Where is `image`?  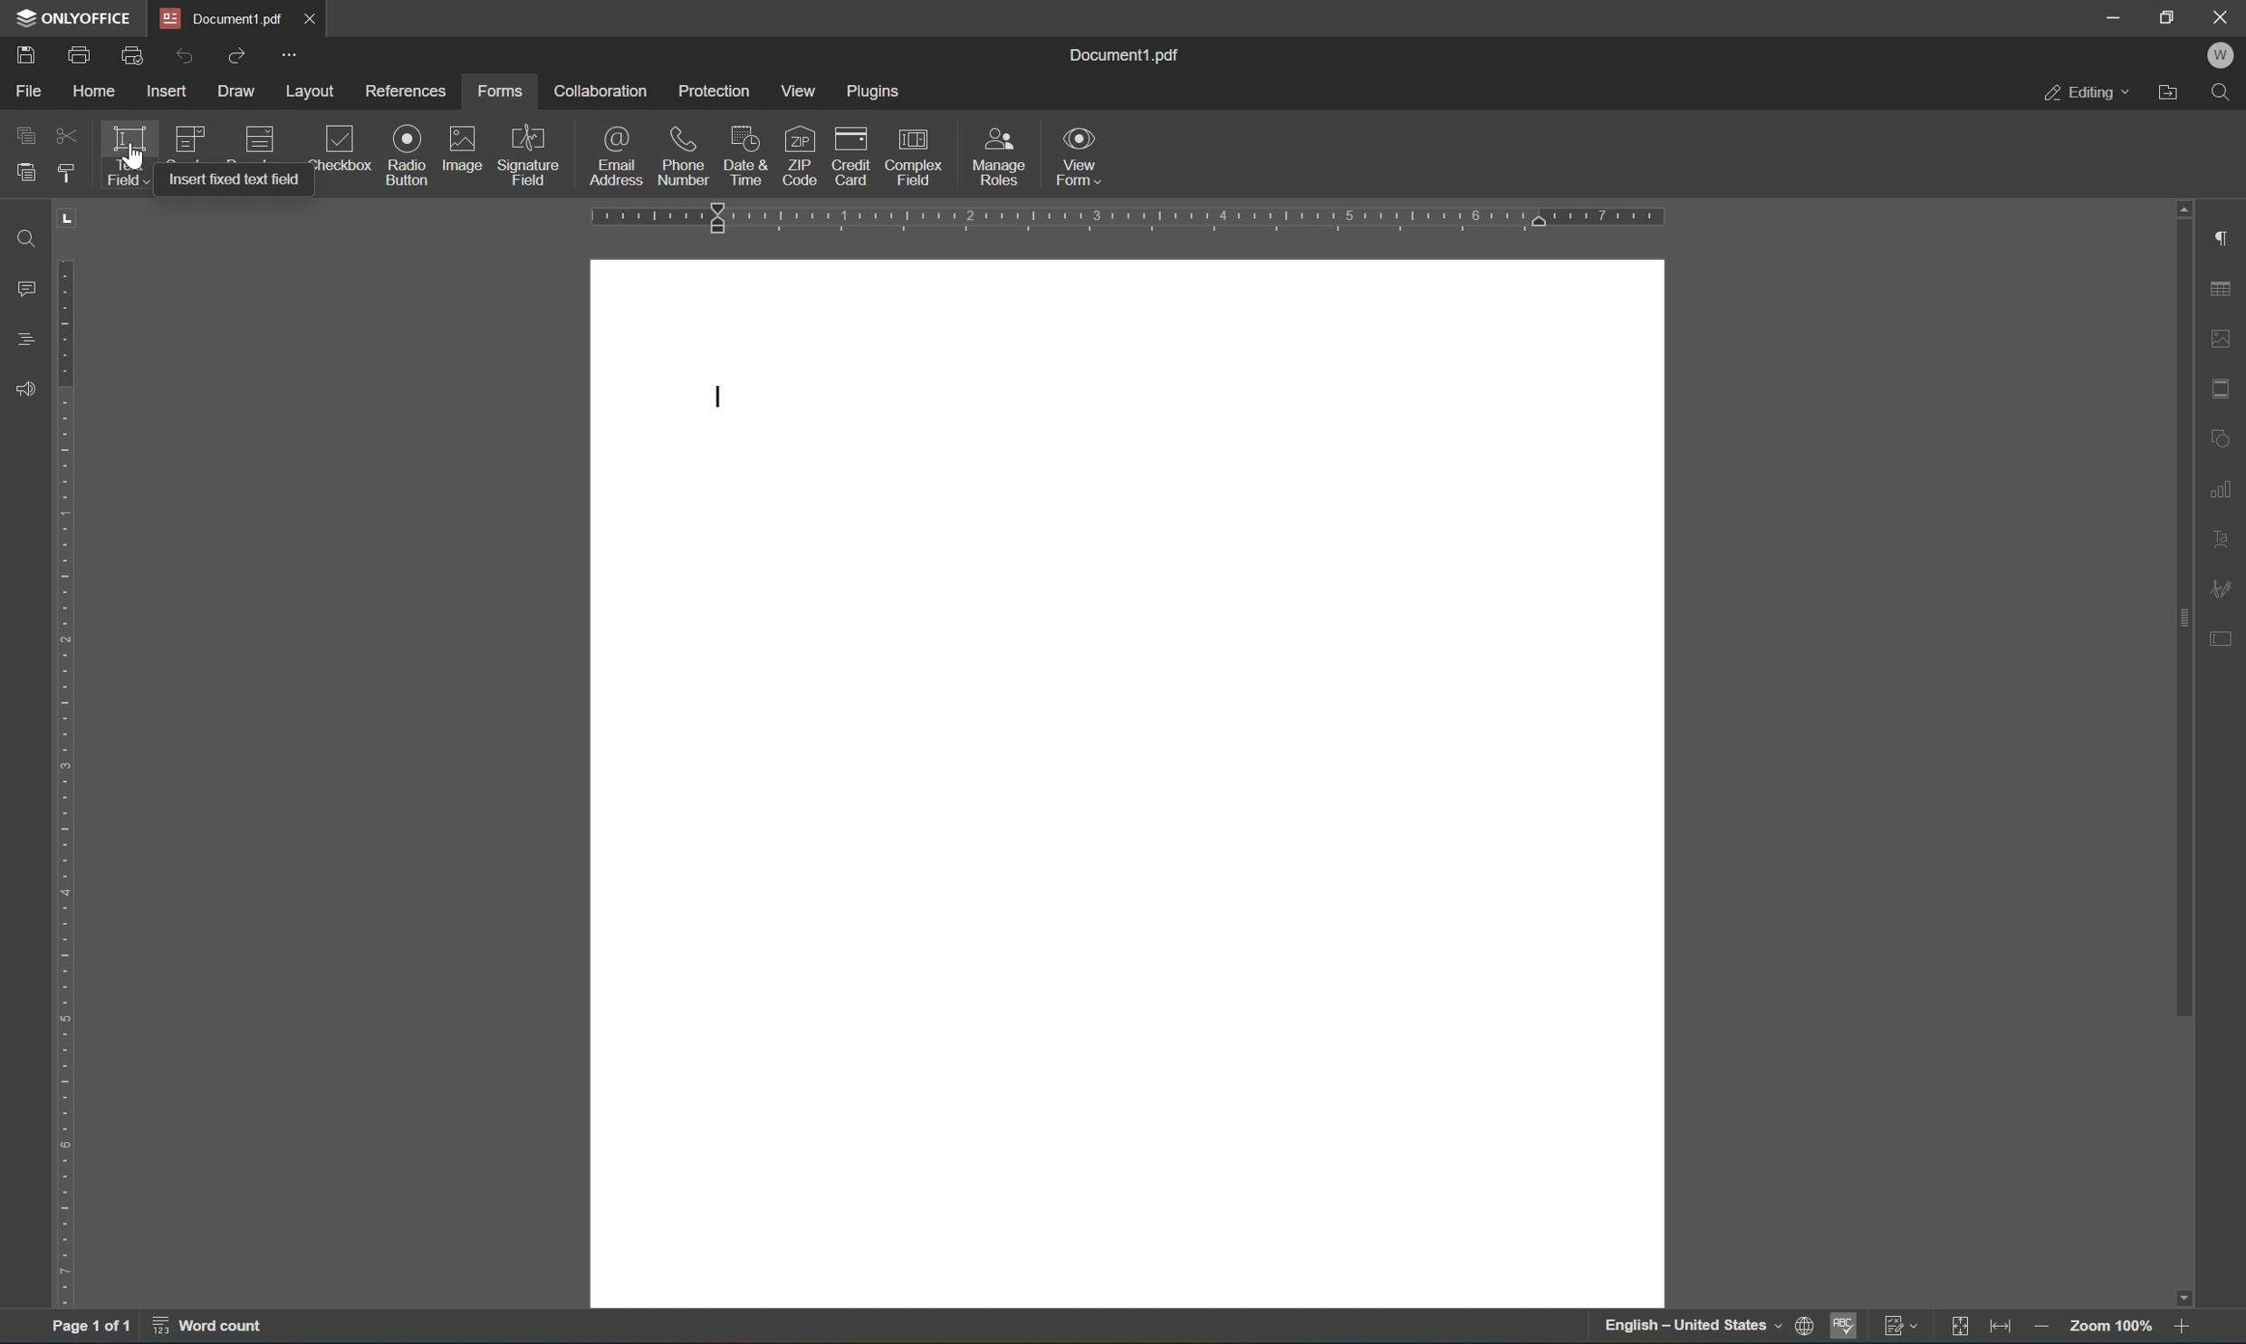 image is located at coordinates (461, 147).